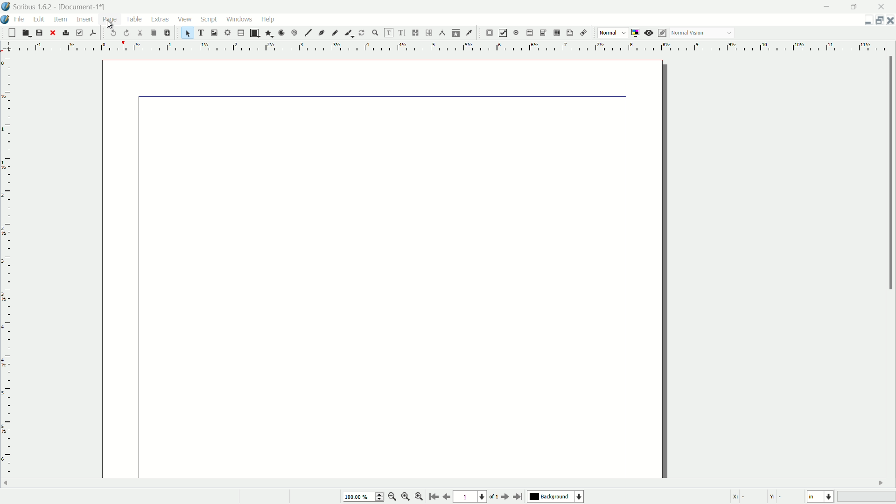 The height and width of the screenshot is (504, 896). I want to click on previous page, so click(446, 497).